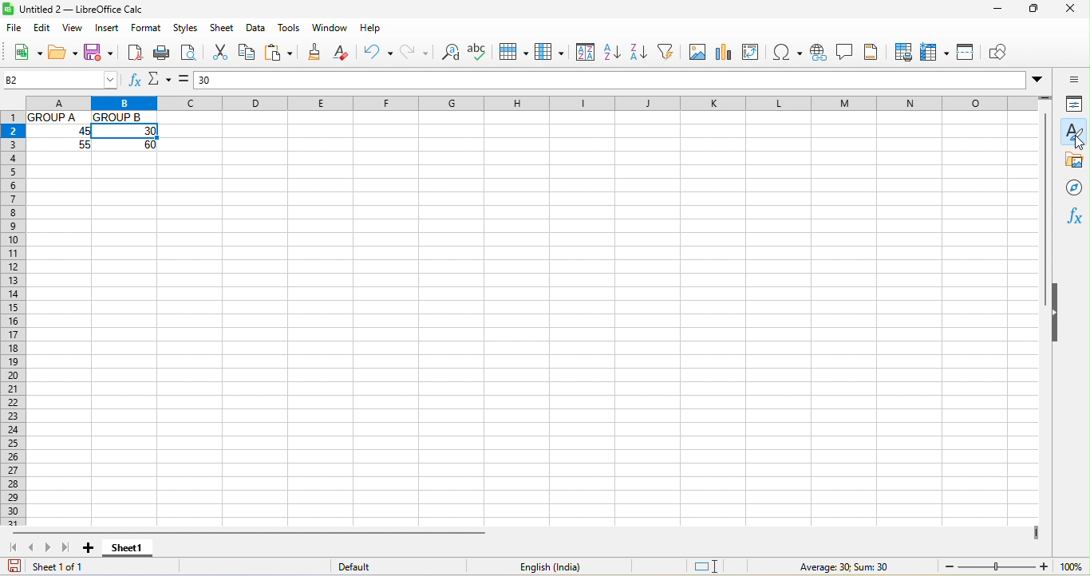  I want to click on special character, so click(787, 52).